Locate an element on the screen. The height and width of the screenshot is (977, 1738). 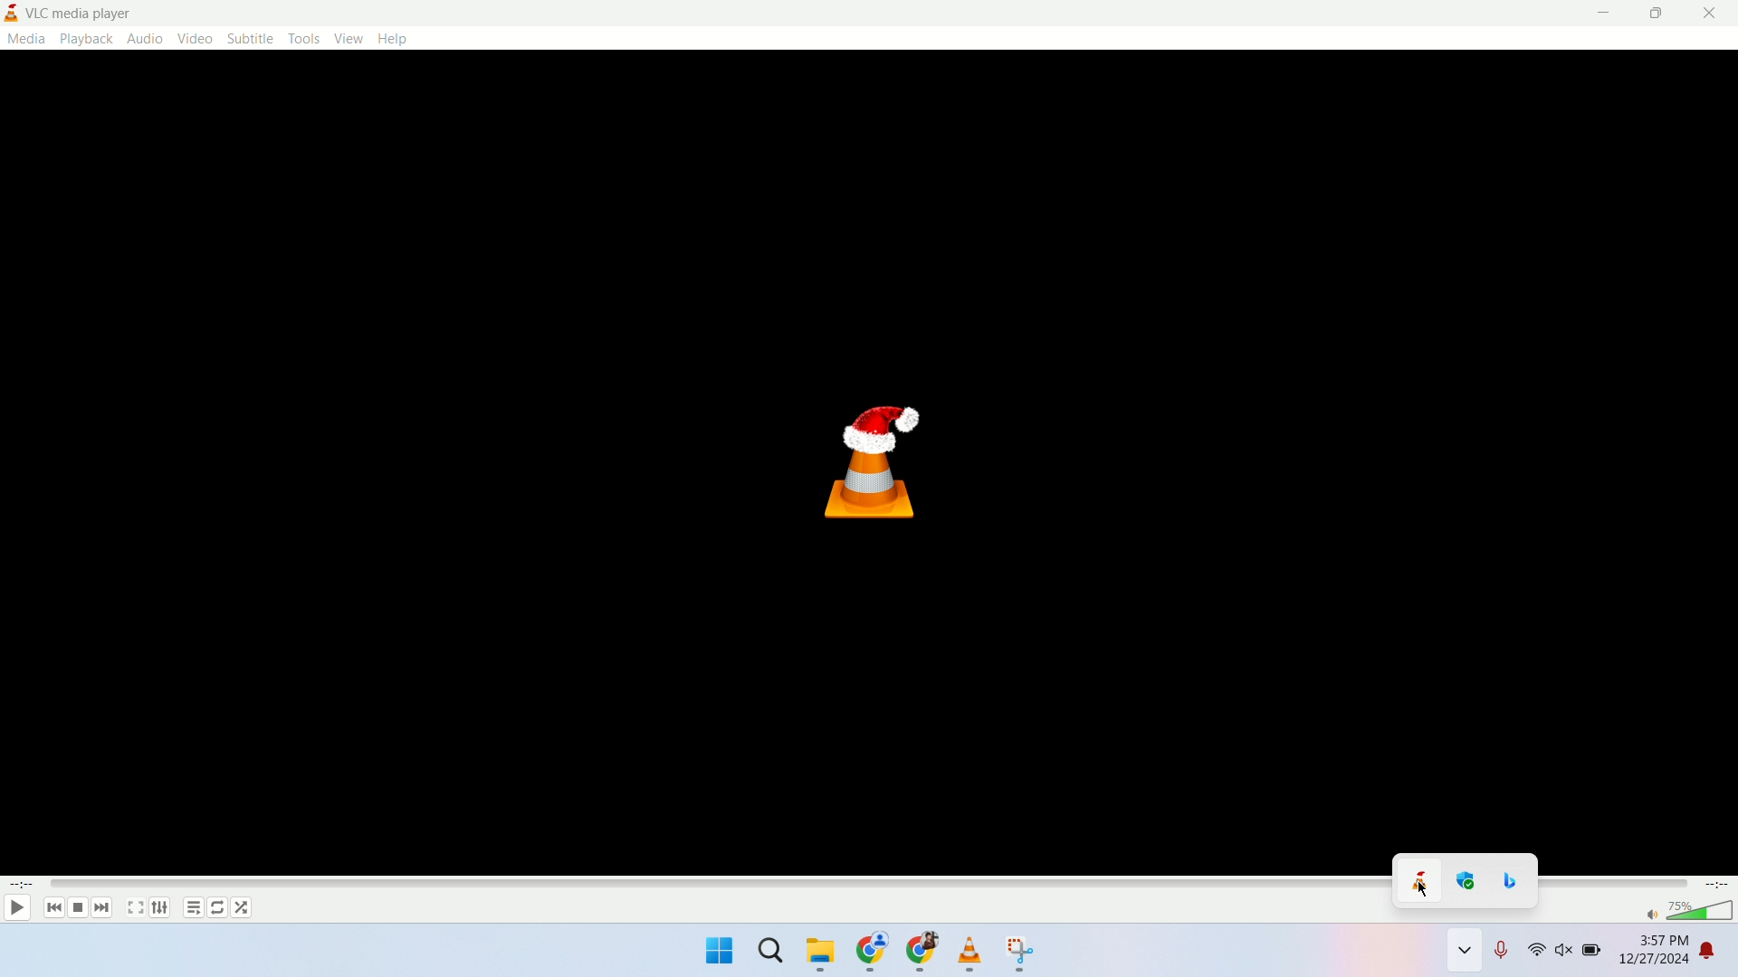
subtitle is located at coordinates (249, 38).